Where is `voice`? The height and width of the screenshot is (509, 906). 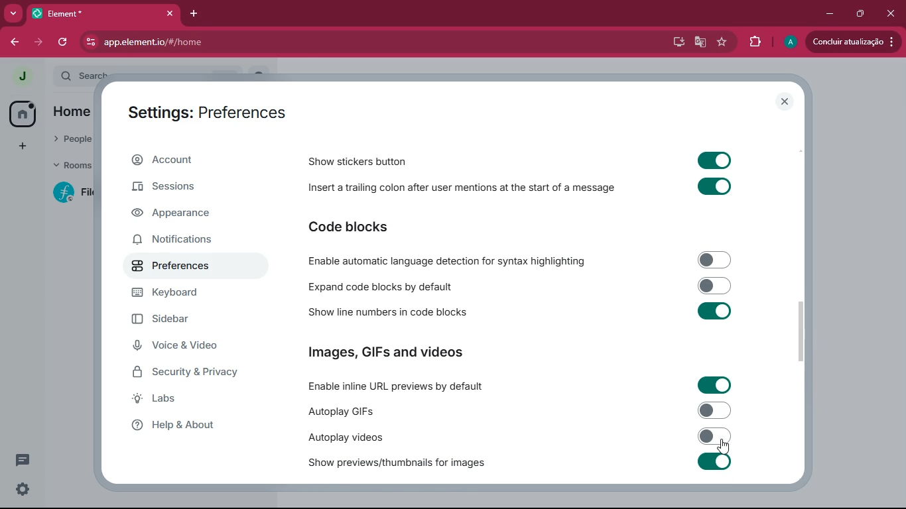 voice is located at coordinates (188, 347).